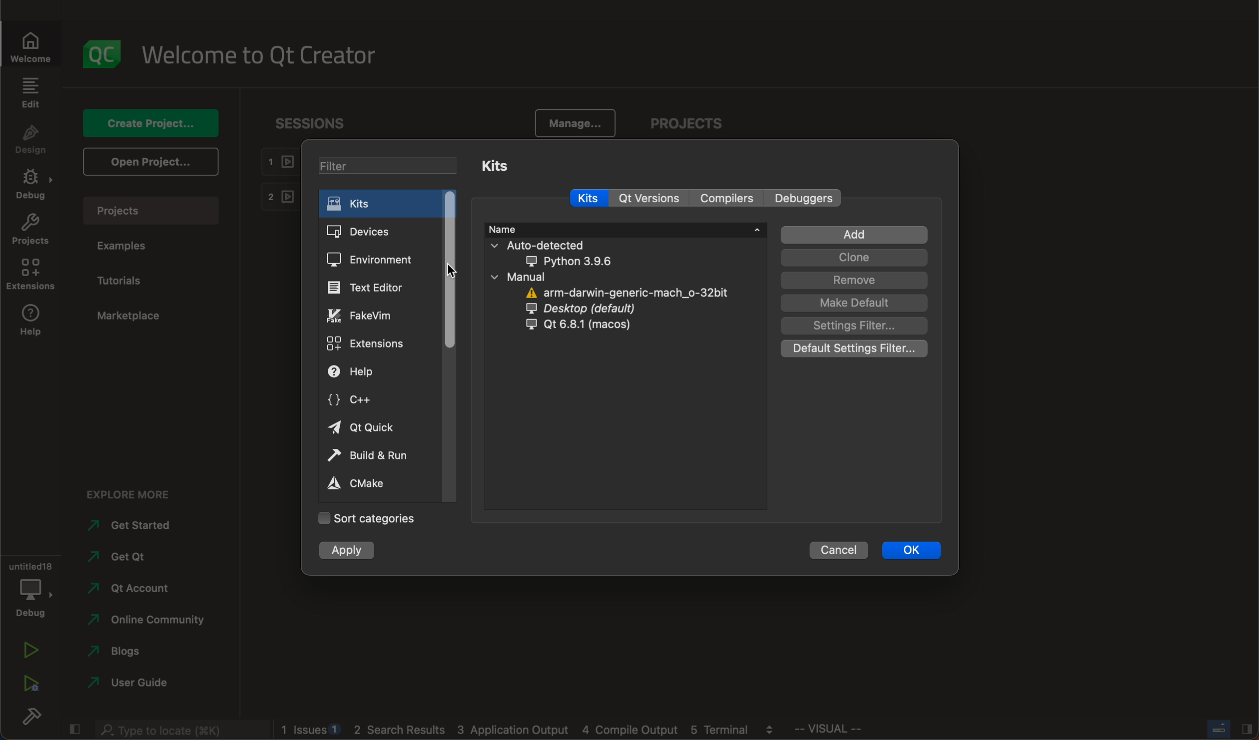 This screenshot has width=1259, height=740. Describe the element at coordinates (450, 270) in the screenshot. I see `scrollbar` at that location.